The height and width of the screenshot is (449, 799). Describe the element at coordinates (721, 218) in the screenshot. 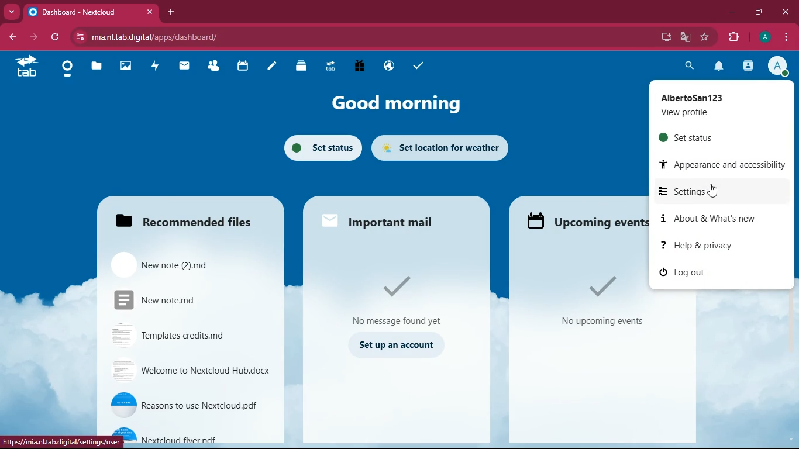

I see `about & what's new` at that location.